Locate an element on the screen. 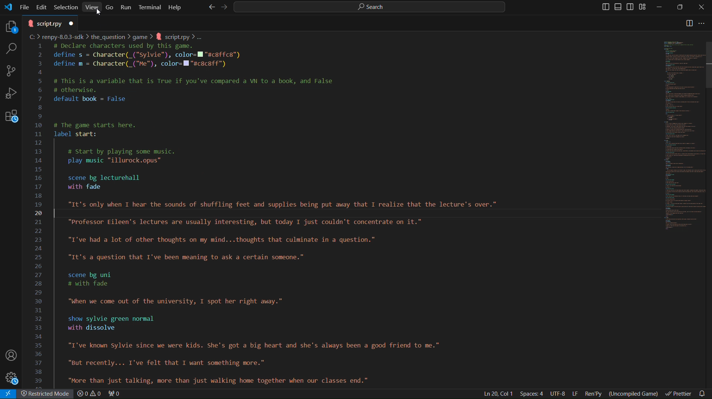 This screenshot has height=399, width=712. Split Editor is located at coordinates (689, 24).